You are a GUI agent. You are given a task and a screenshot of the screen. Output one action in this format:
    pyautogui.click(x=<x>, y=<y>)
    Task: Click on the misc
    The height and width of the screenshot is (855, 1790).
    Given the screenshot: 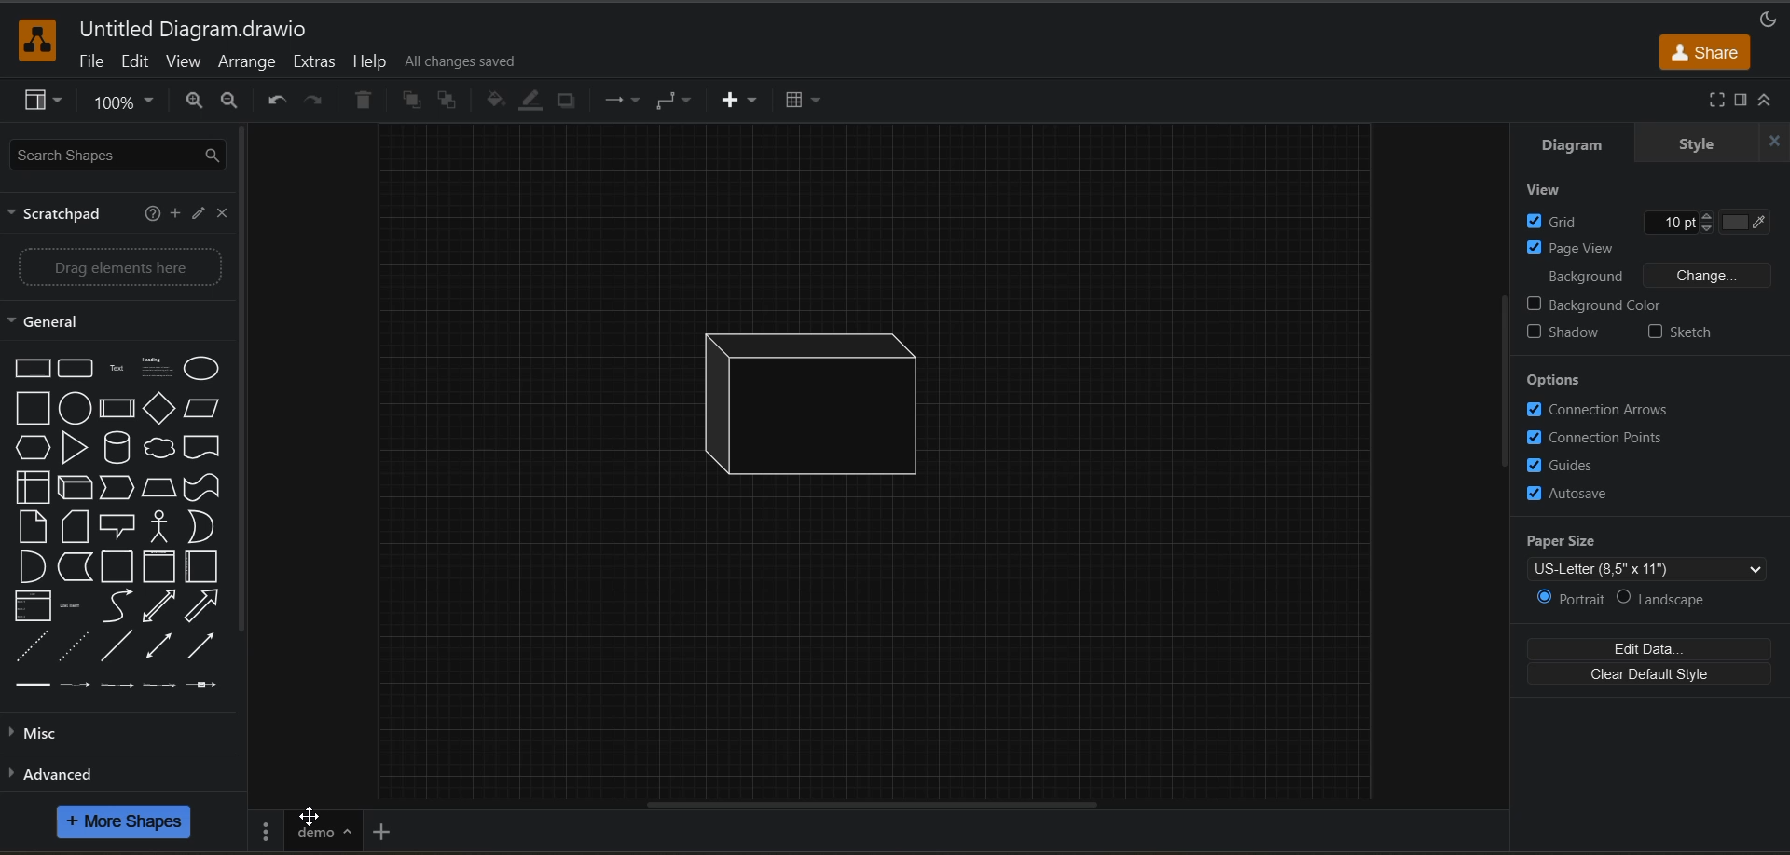 What is the action you would take?
    pyautogui.click(x=48, y=733)
    